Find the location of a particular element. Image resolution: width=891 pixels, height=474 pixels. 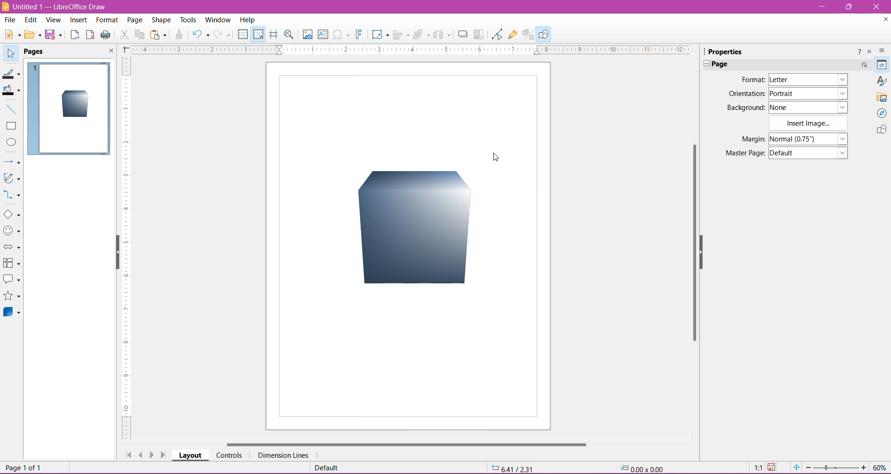

Zoom In is located at coordinates (864, 467).